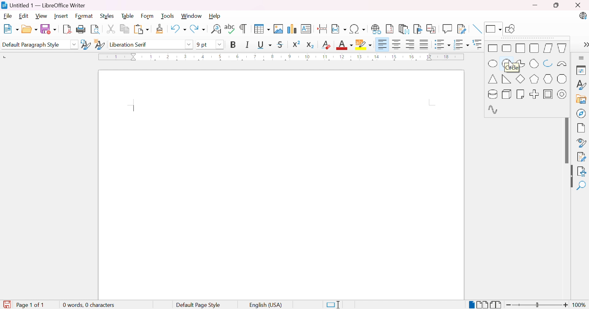 Image resolution: width=589 pixels, height=309 pixels. I want to click on Ellipse, so click(493, 64).